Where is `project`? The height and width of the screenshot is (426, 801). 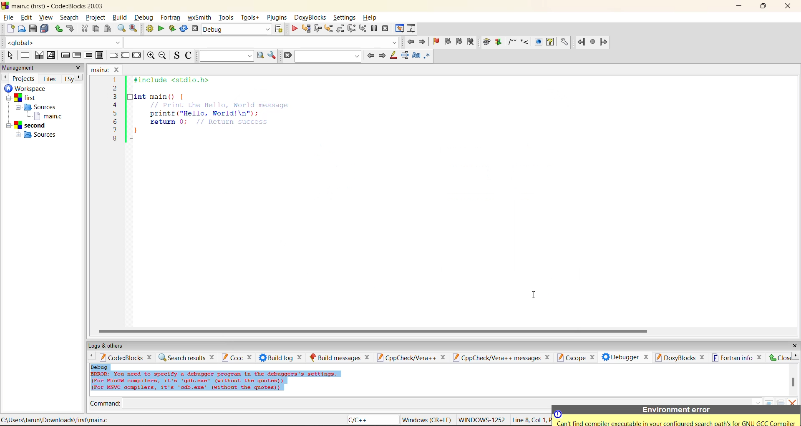
project is located at coordinates (96, 17).